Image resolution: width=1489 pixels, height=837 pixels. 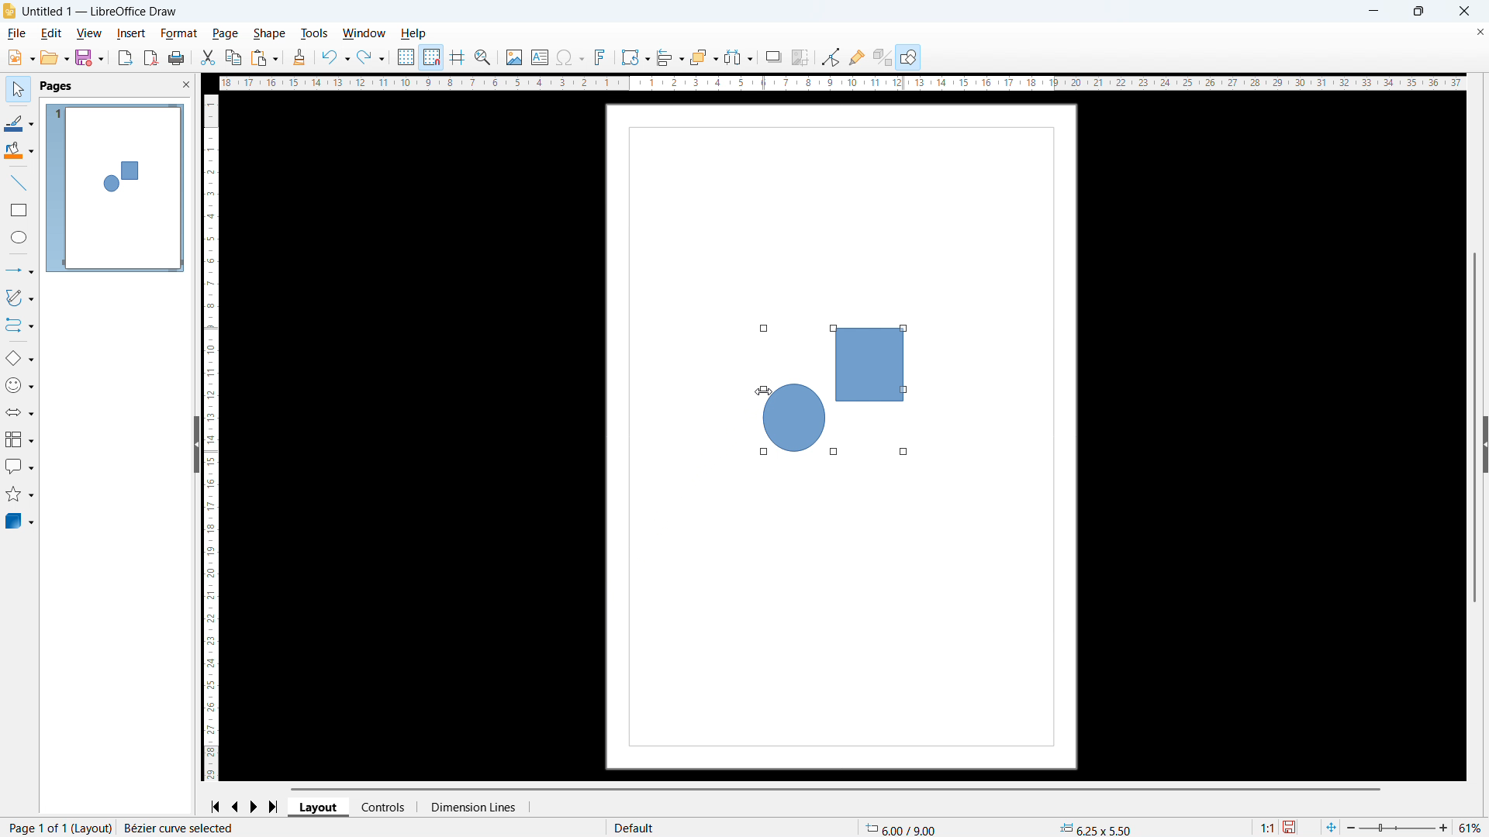 I want to click on Vertical scroll bar , so click(x=1475, y=426).